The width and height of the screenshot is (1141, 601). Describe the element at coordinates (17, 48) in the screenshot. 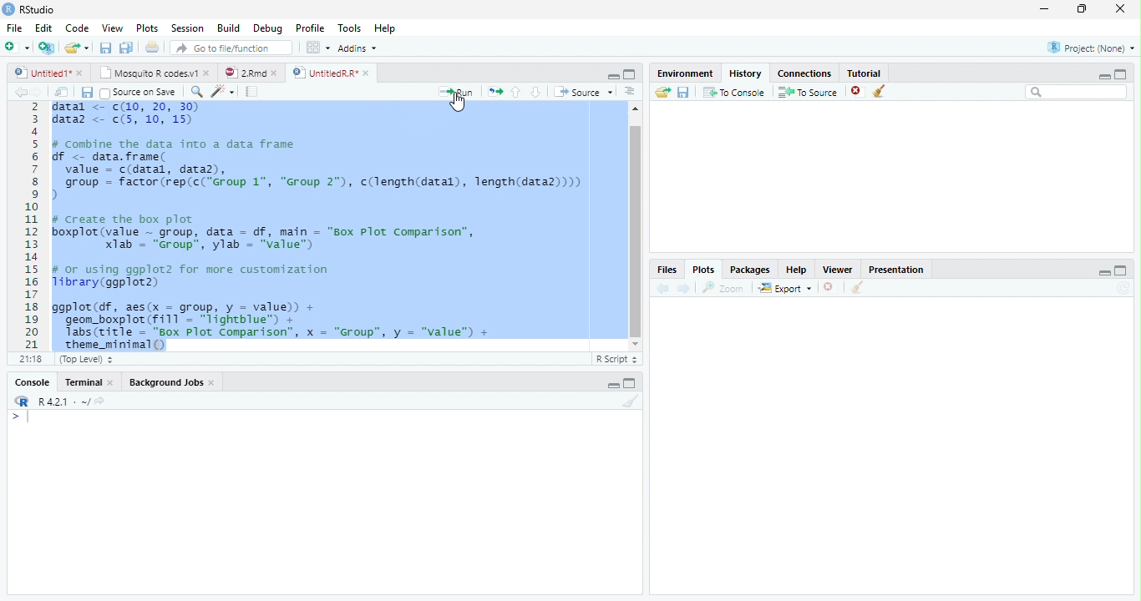

I see `New file` at that location.